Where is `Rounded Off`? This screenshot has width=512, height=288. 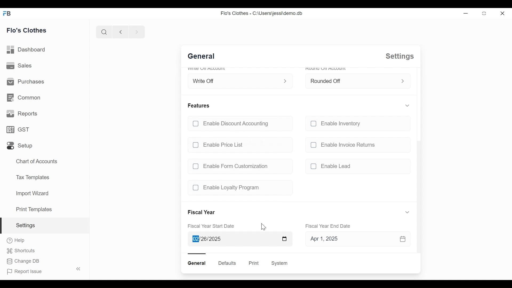
Rounded Off is located at coordinates (351, 80).